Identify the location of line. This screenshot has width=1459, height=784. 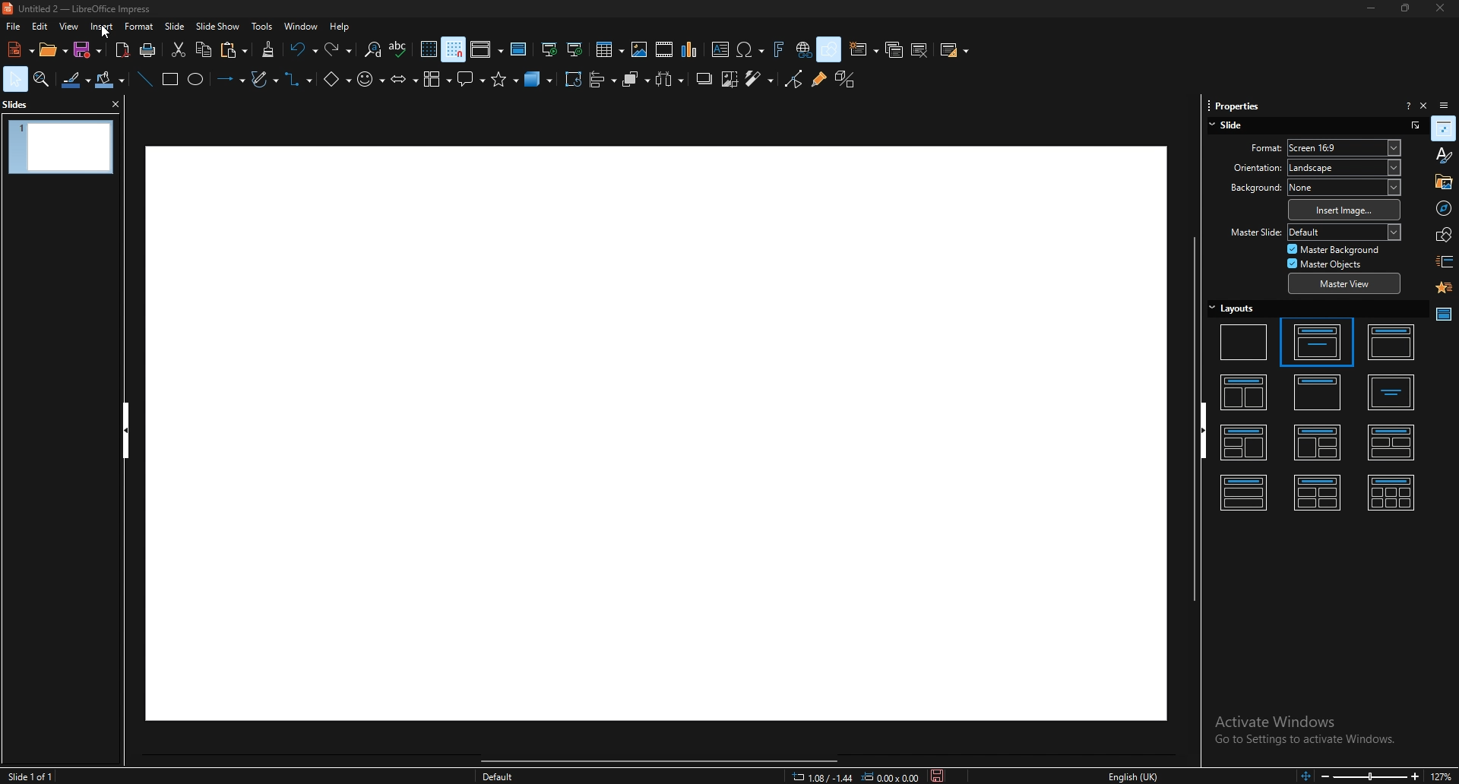
(144, 79).